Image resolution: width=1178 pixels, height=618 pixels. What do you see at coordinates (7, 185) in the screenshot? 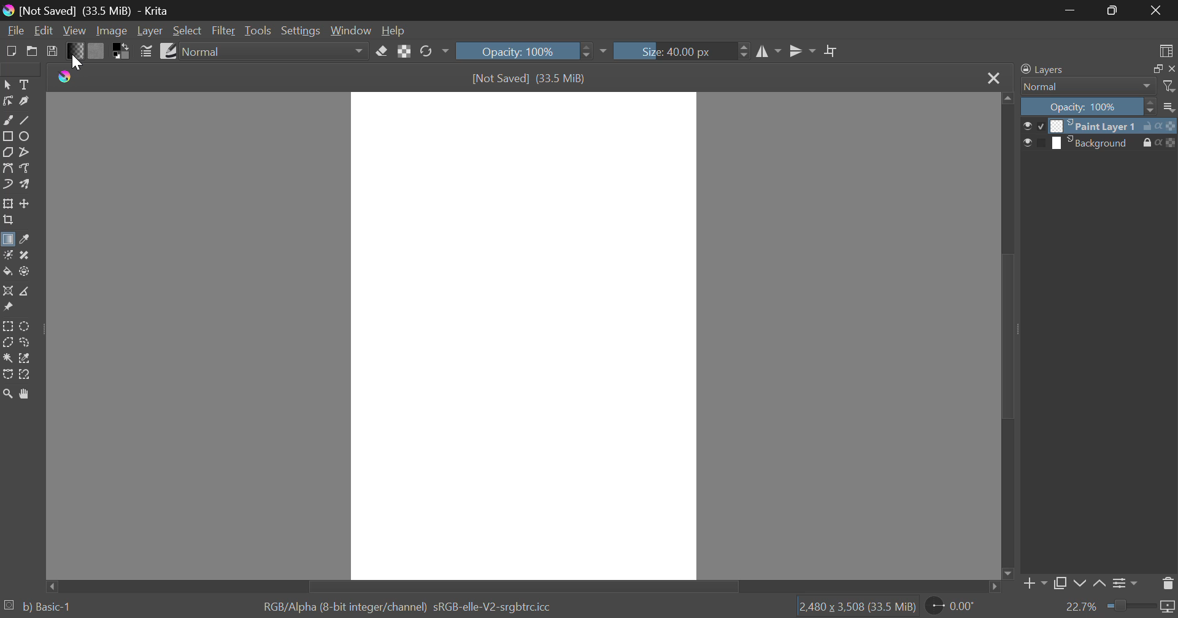
I see `Dynamic Brush Tool` at bounding box center [7, 185].